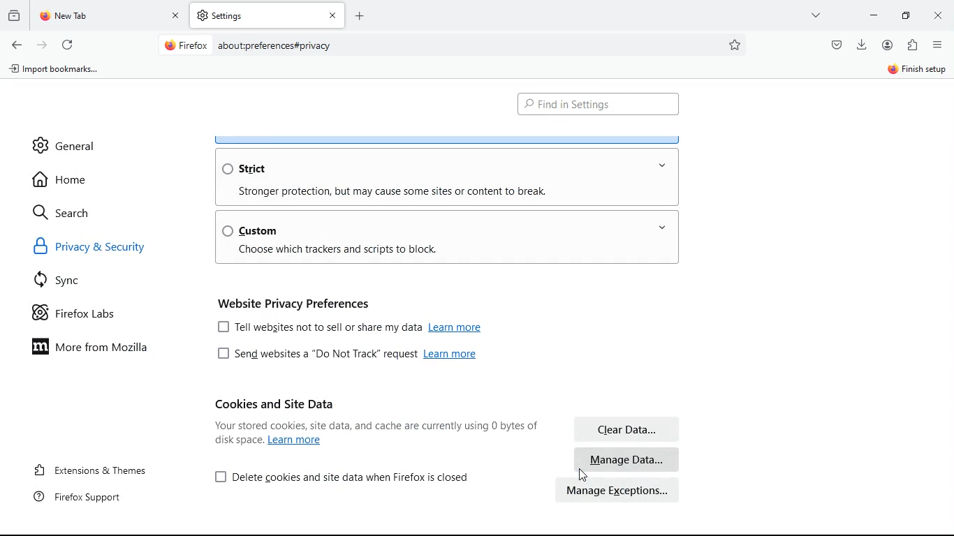 This screenshot has height=536, width=954. I want to click on menu, so click(938, 45).